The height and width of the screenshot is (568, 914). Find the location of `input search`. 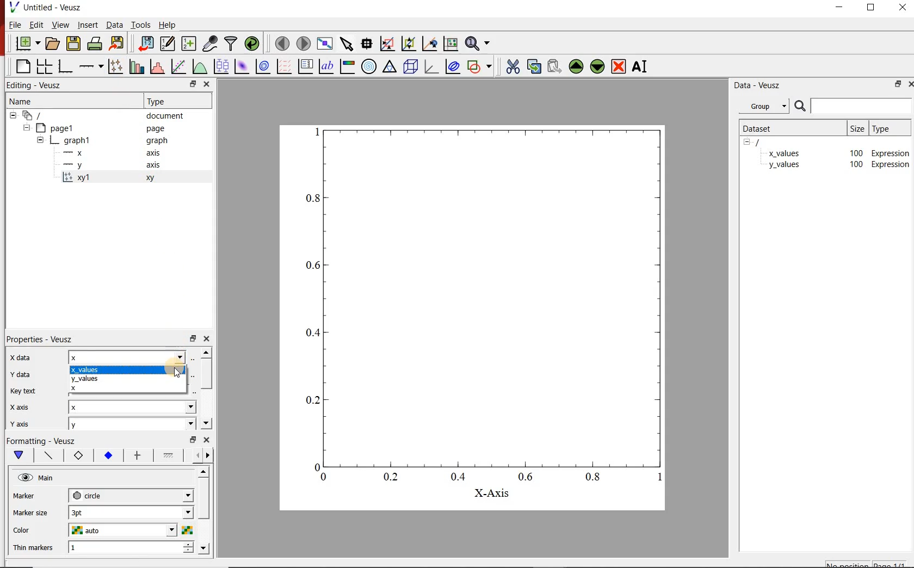

input search is located at coordinates (861, 106).